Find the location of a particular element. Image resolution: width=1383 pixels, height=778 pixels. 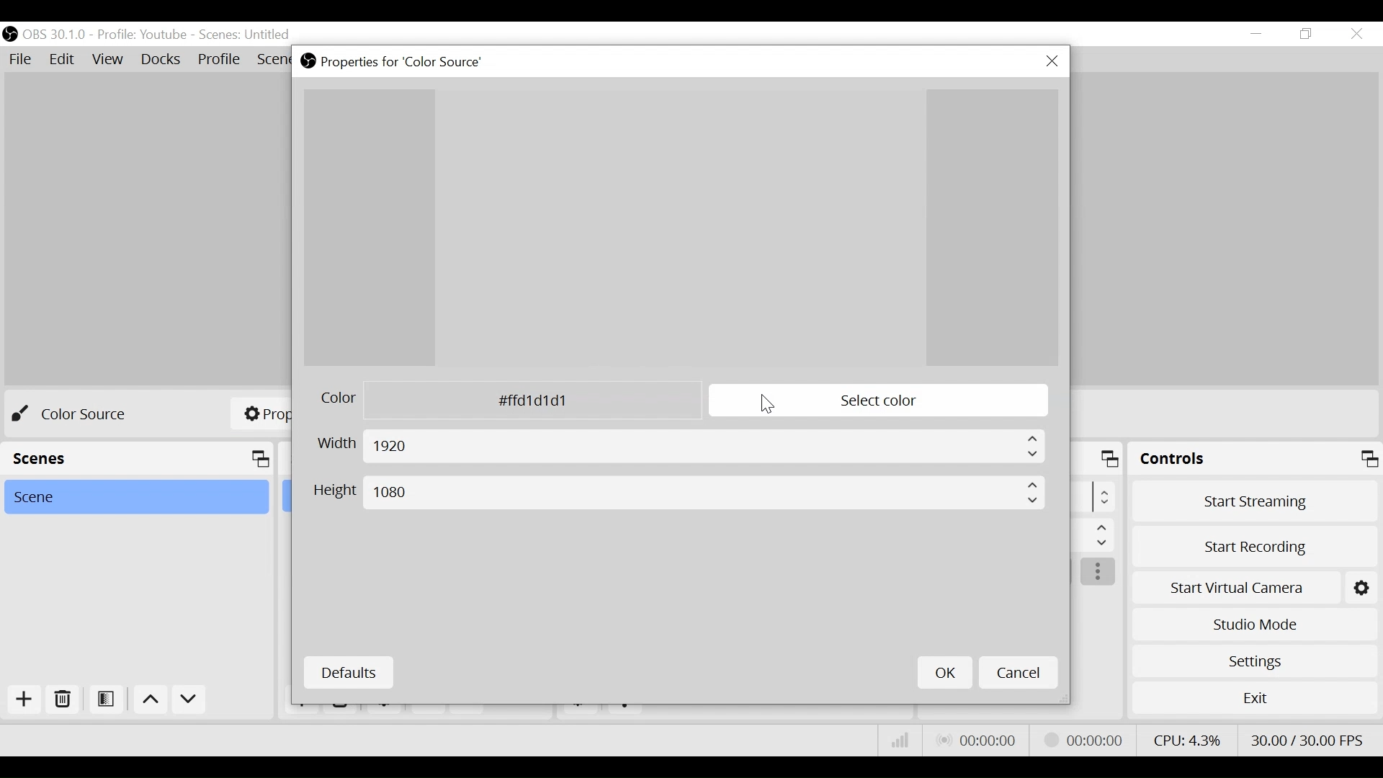

move down is located at coordinates (191, 700).